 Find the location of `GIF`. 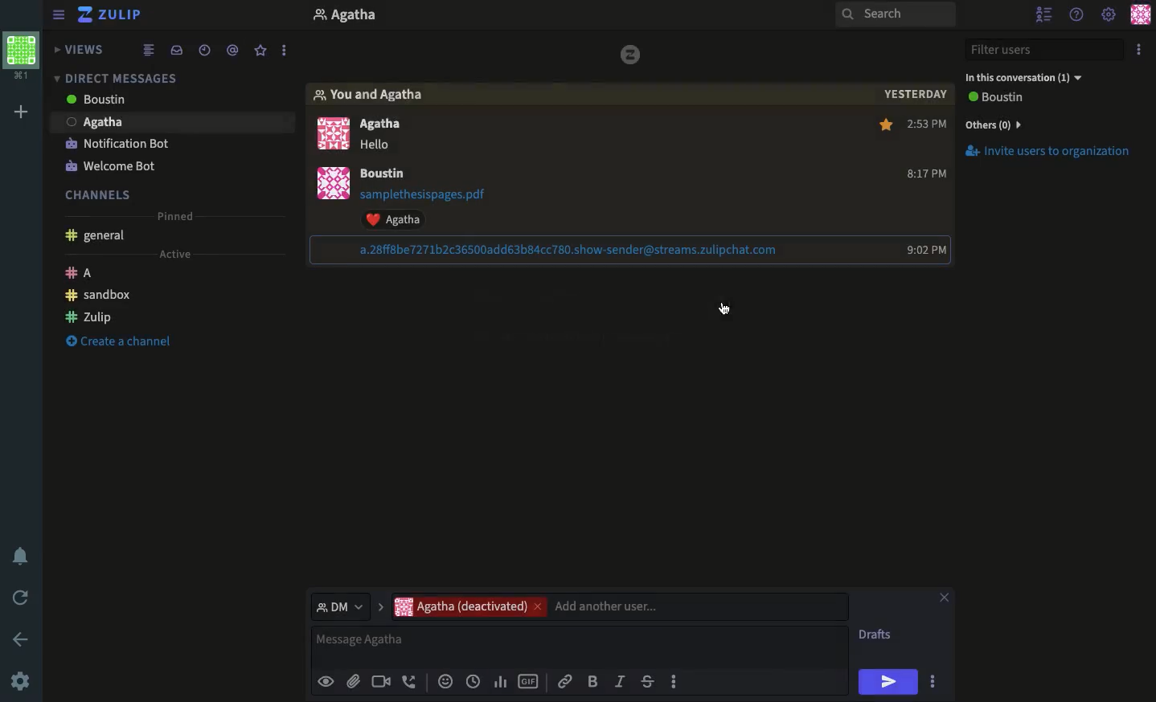

GIF is located at coordinates (528, 683).